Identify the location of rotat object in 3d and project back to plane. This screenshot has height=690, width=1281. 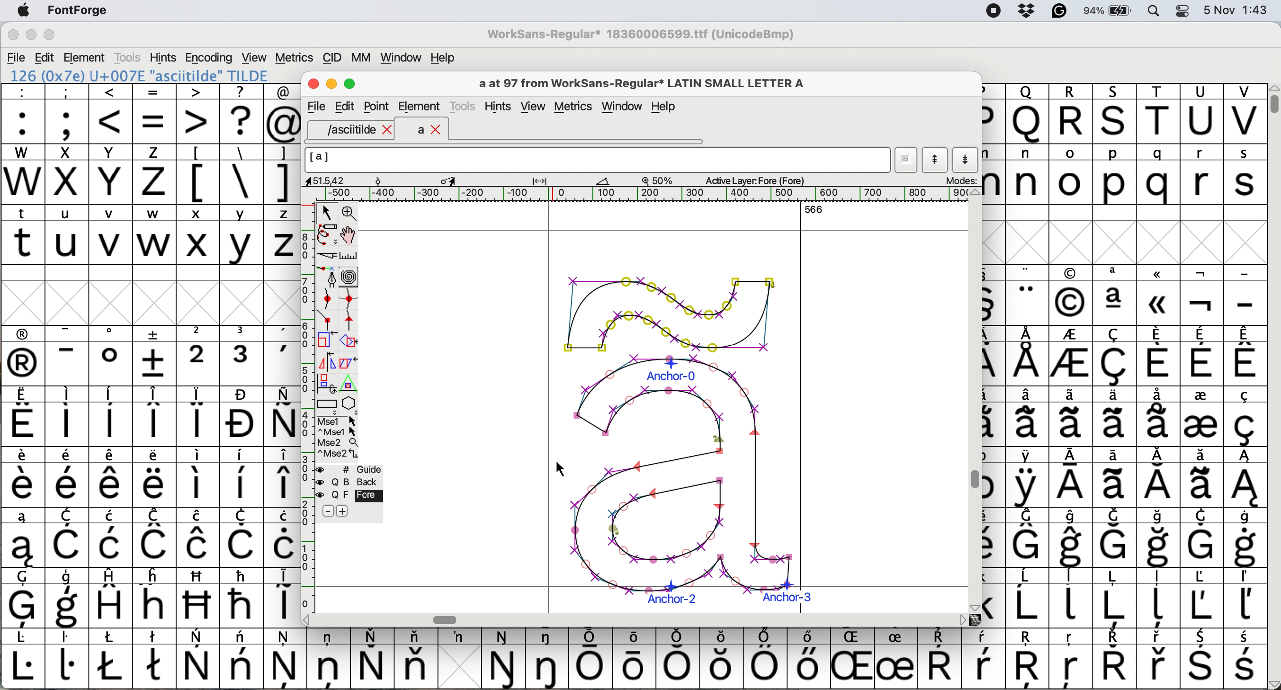
(325, 383).